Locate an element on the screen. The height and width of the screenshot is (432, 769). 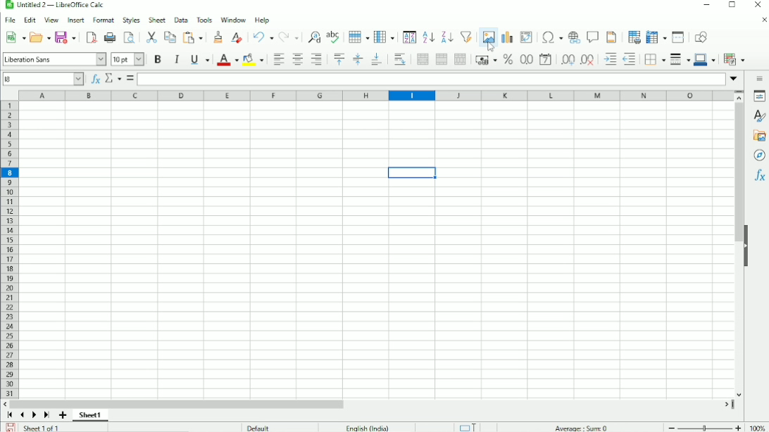
Sidebar  settings is located at coordinates (759, 80).